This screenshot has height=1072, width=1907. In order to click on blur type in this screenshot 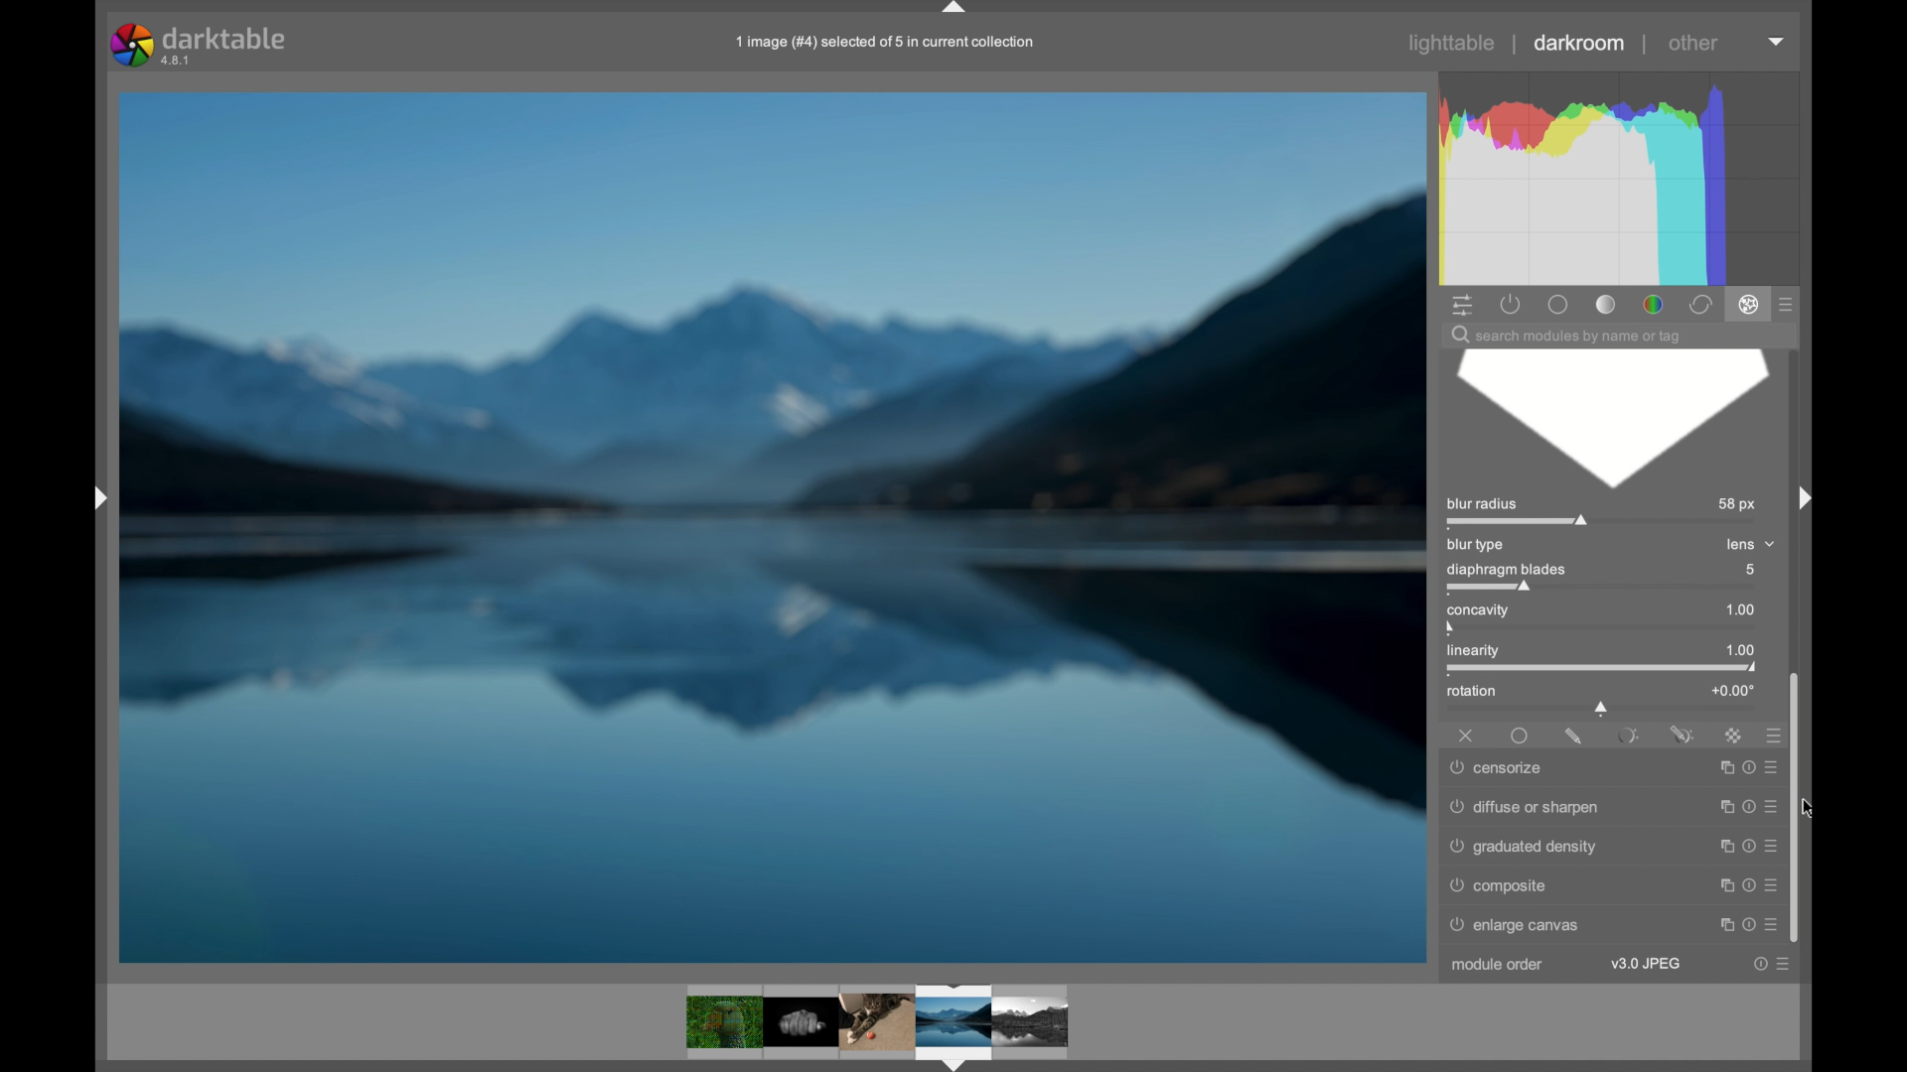, I will do `click(1477, 545)`.